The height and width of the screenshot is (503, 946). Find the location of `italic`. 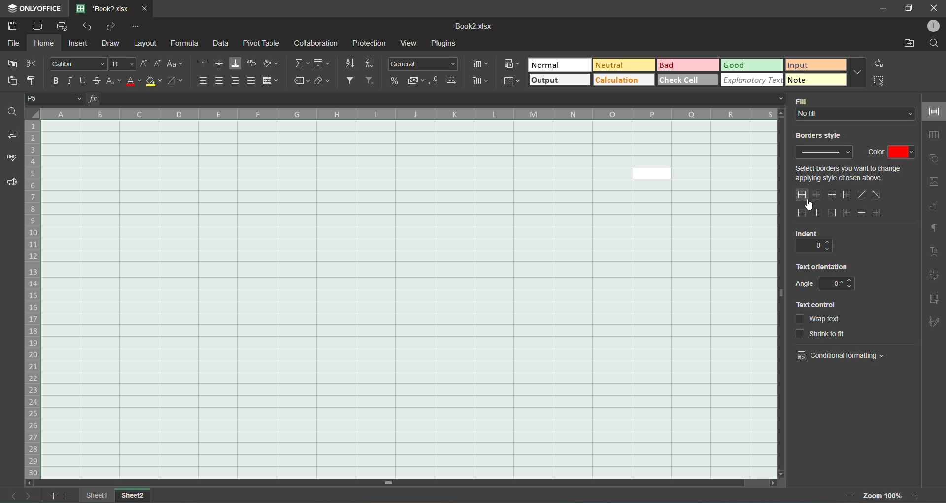

italic is located at coordinates (69, 80).